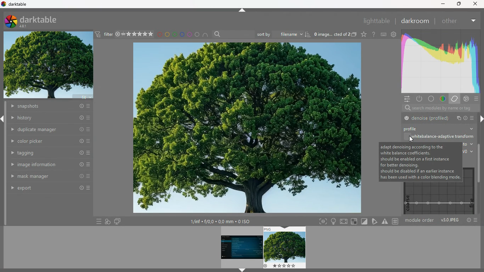 This screenshot has width=484, height=272. I want to click on image, so click(331, 34).